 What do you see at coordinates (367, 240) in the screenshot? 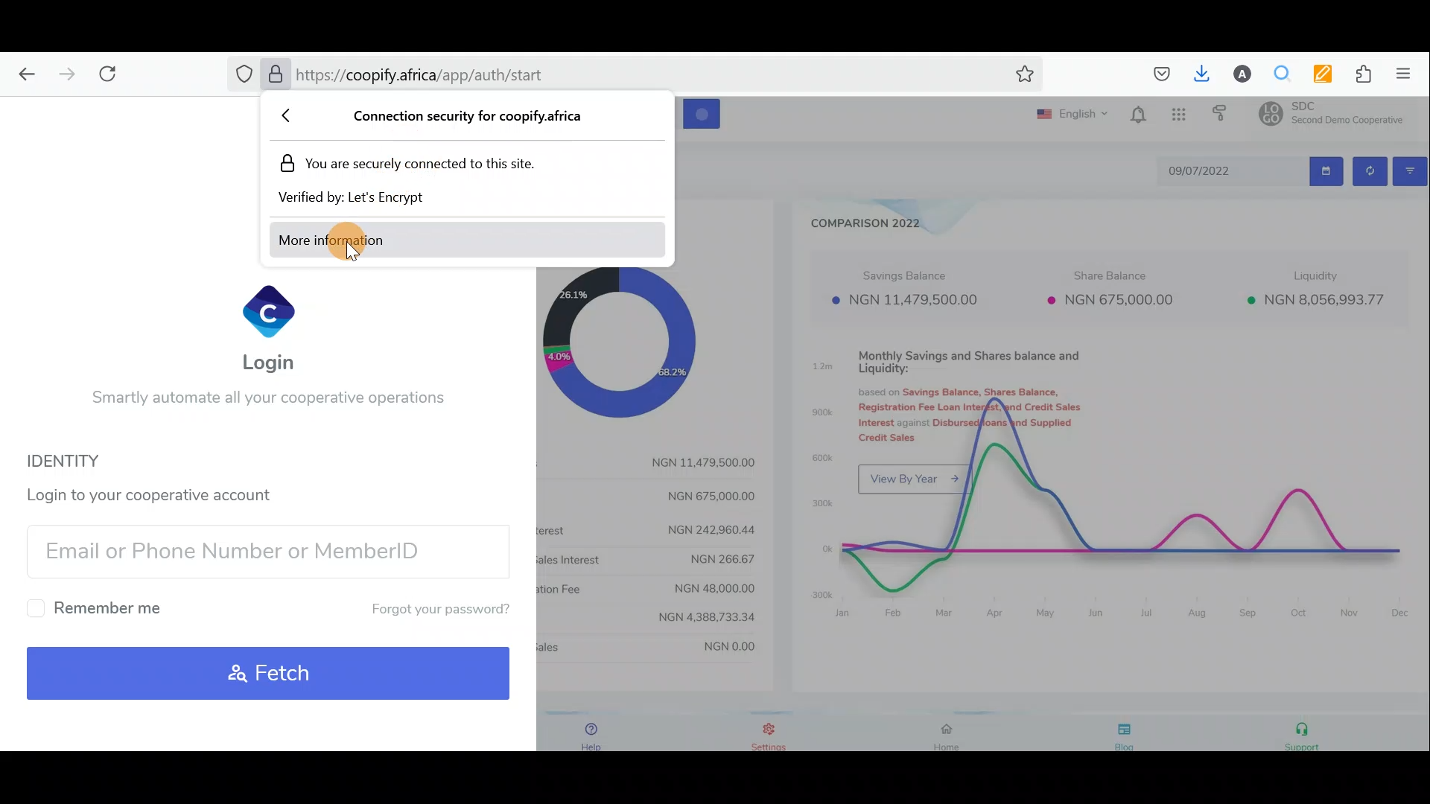
I see `More information` at bounding box center [367, 240].